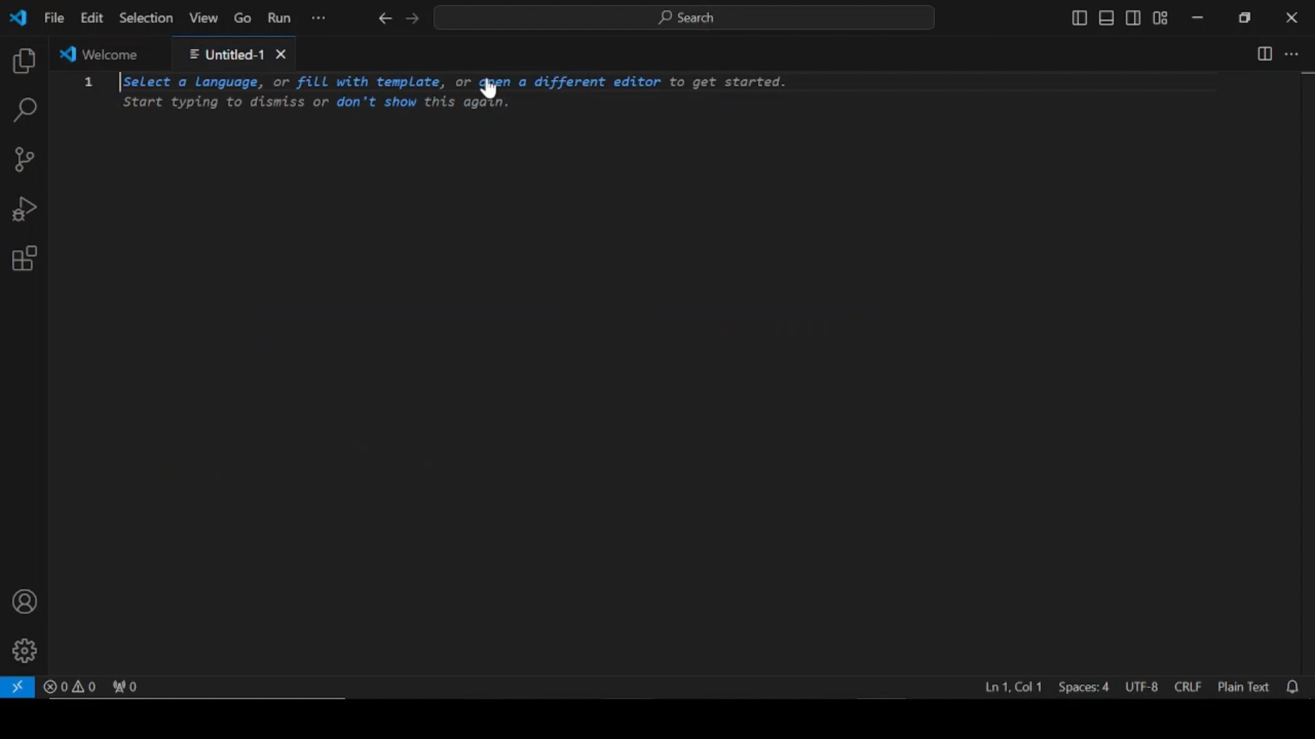 The image size is (1315, 739). Describe the element at coordinates (17, 18) in the screenshot. I see `vscode` at that location.